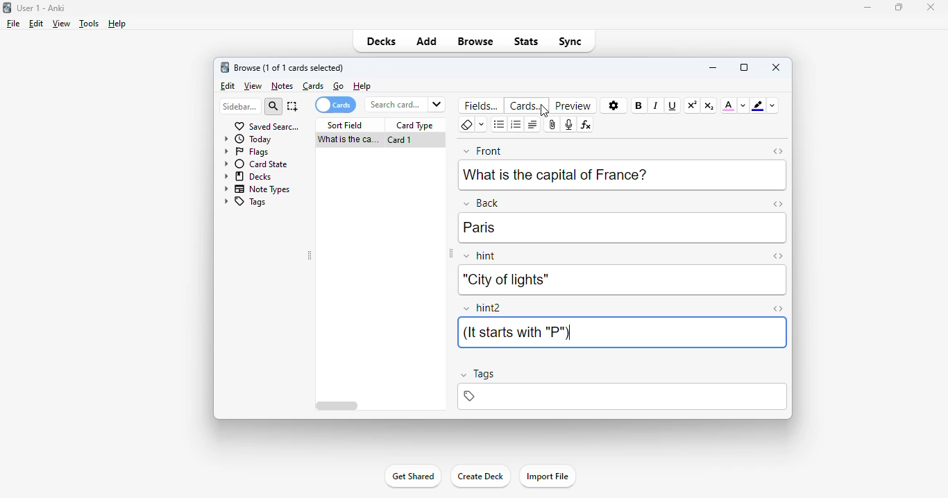 The width and height of the screenshot is (948, 498). Describe the element at coordinates (500, 125) in the screenshot. I see `unordered list` at that location.